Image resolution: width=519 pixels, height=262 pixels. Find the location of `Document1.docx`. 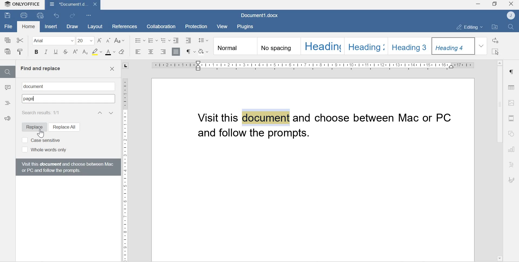

Document1.docx is located at coordinates (72, 5).